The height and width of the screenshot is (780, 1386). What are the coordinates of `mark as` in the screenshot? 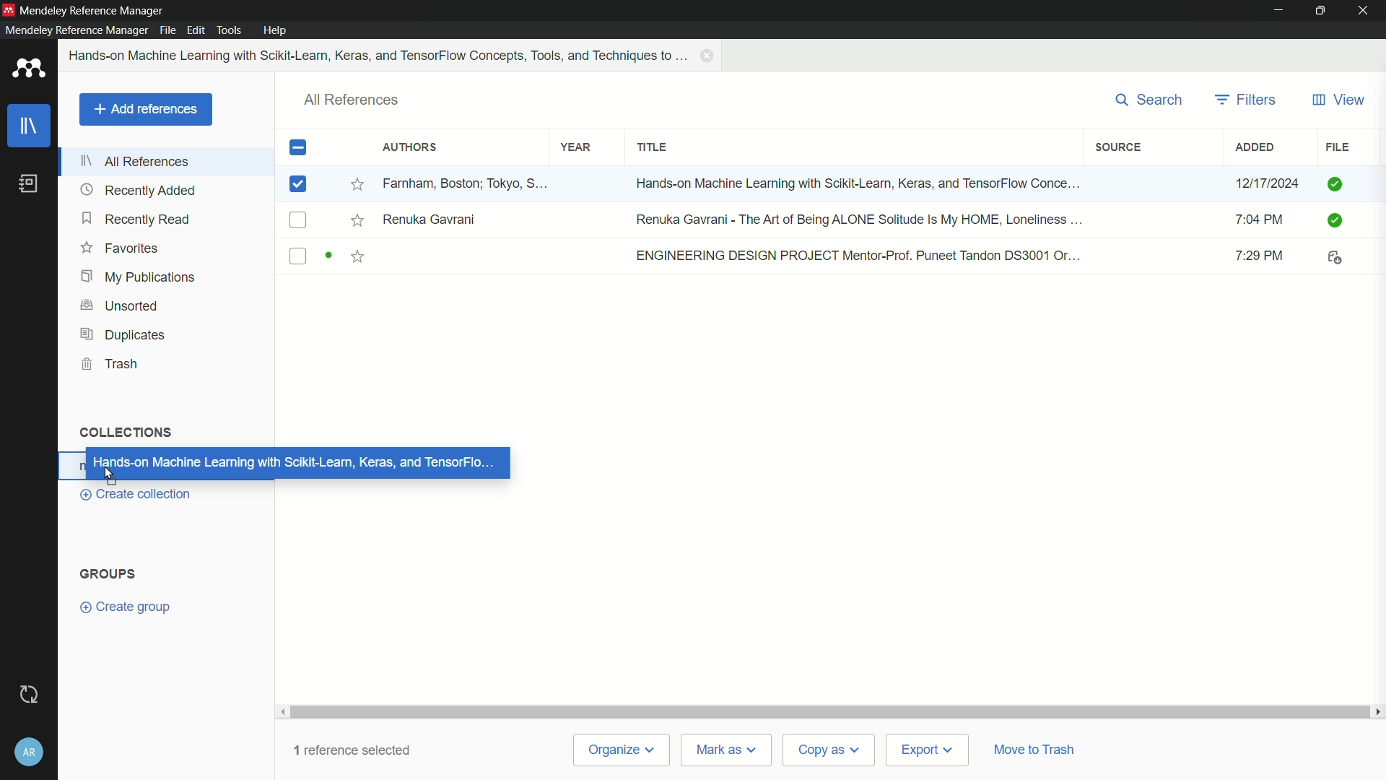 It's located at (725, 750).